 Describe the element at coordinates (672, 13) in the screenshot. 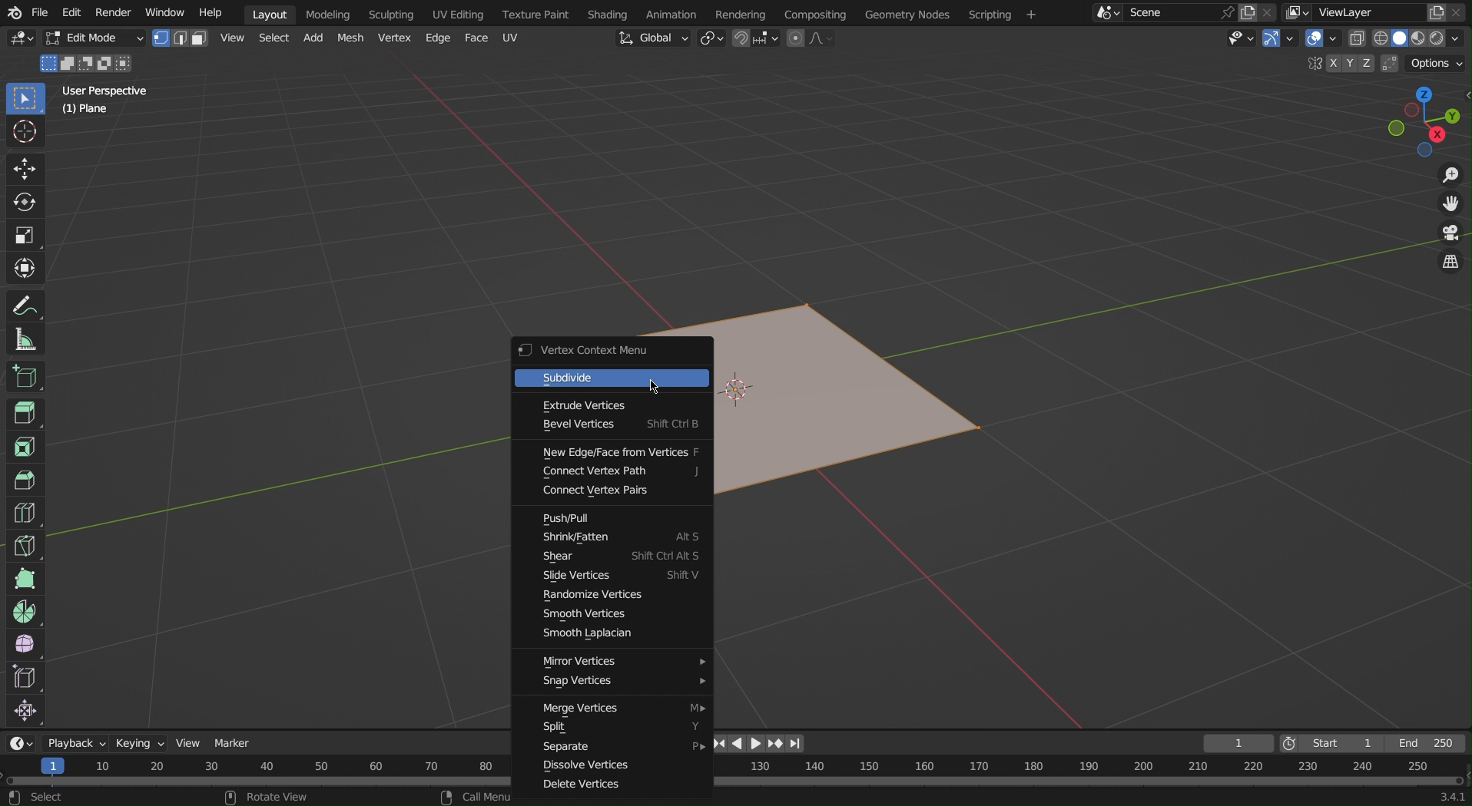

I see `Animation` at that location.